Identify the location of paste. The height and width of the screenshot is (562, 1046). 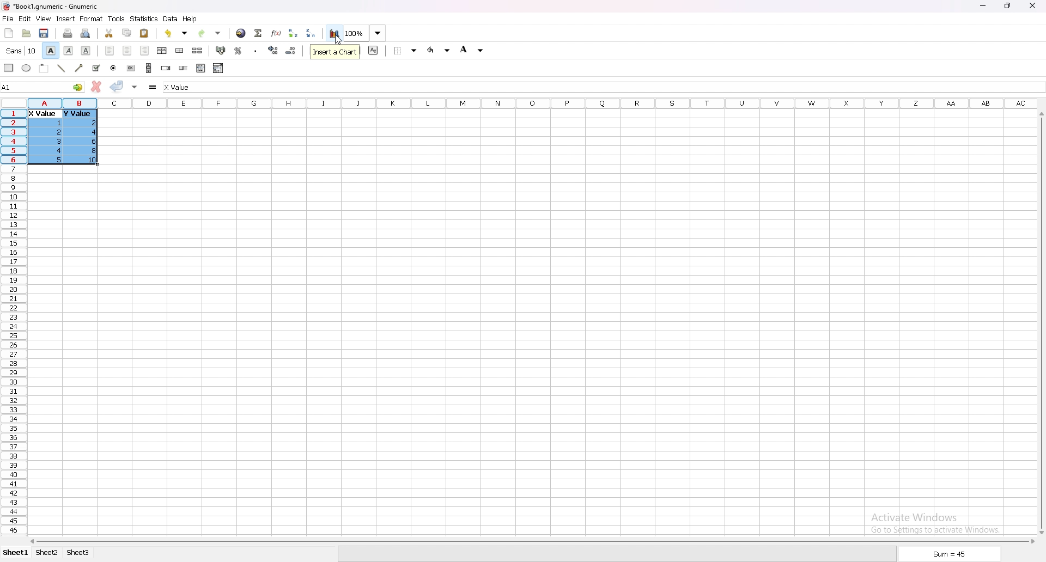
(145, 33).